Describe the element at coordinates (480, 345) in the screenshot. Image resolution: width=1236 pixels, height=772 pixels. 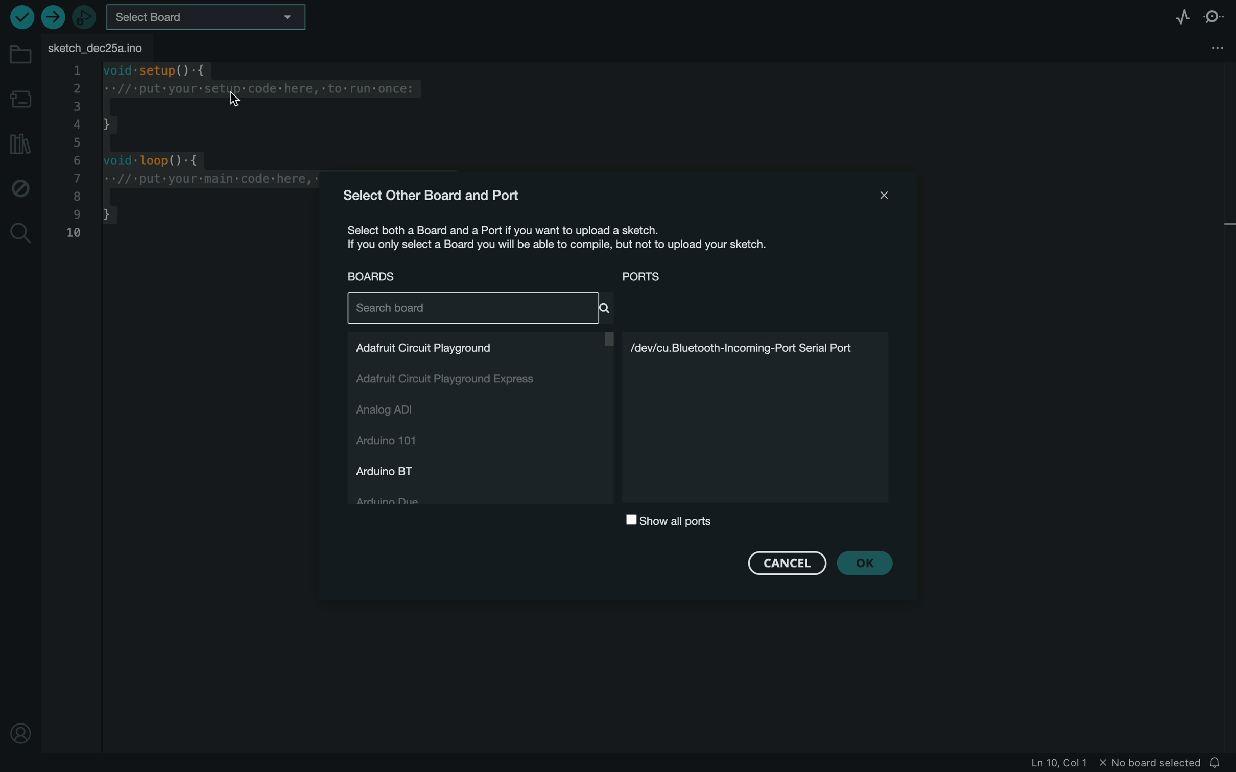
I see `circut ` at that location.